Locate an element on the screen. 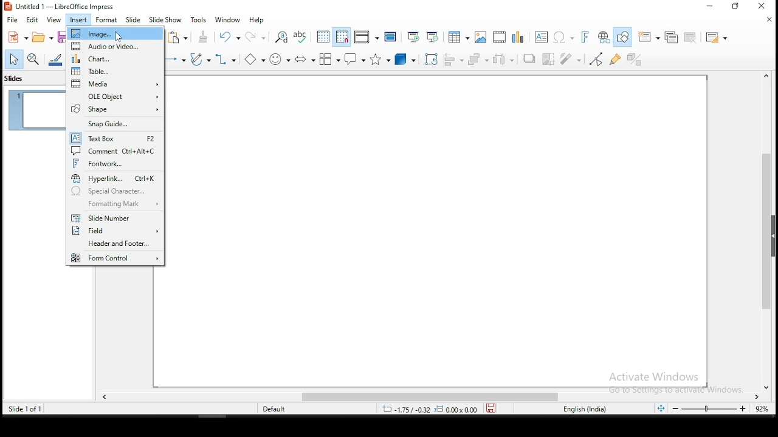  delete slide is located at coordinates (692, 38).